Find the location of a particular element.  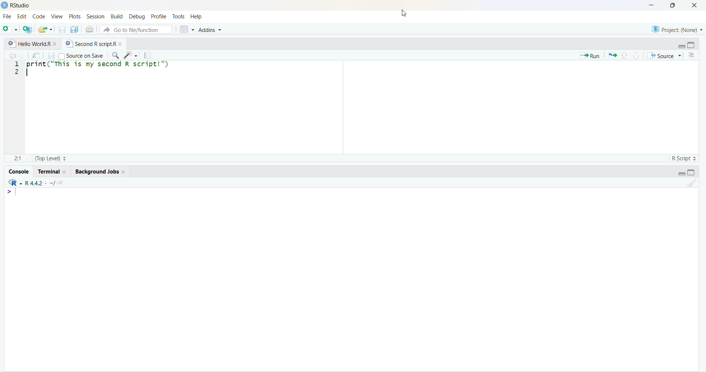

Prompt cursor is located at coordinates (9, 191).